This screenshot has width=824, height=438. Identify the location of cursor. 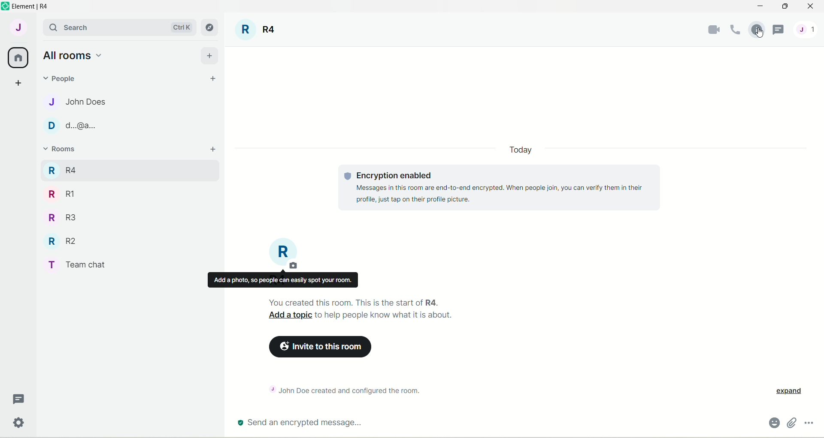
(757, 35).